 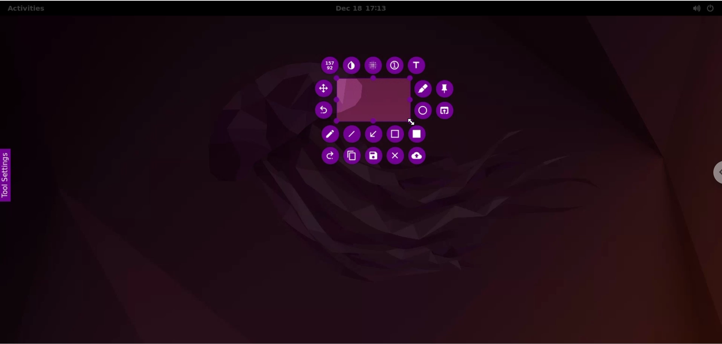 What do you see at coordinates (351, 65) in the screenshot?
I see `set inverter as paint tool` at bounding box center [351, 65].